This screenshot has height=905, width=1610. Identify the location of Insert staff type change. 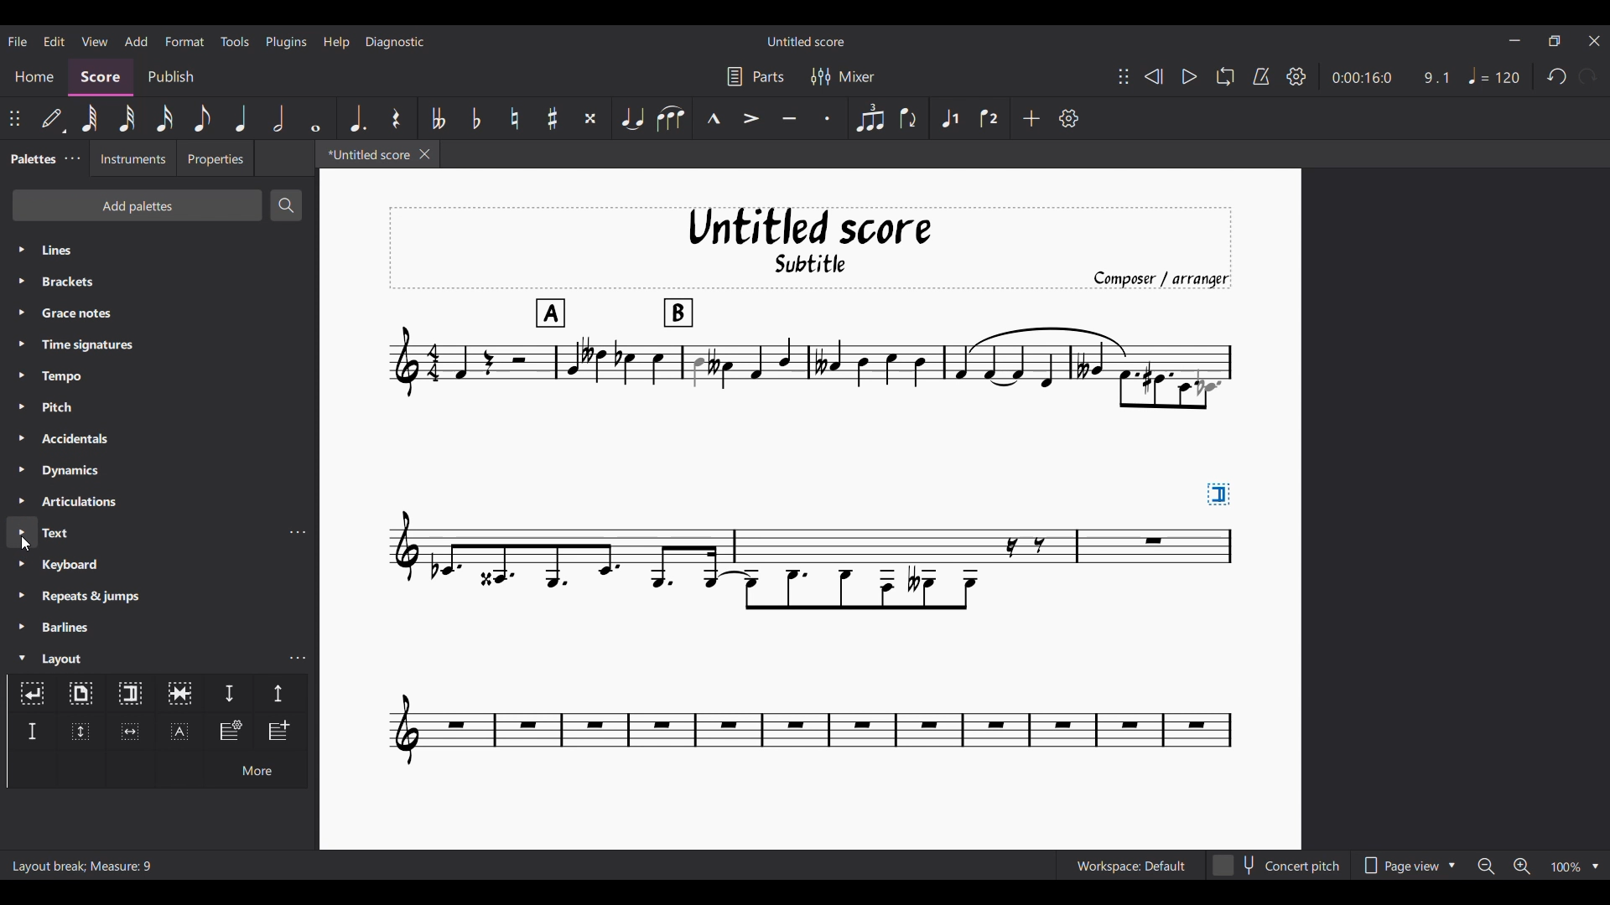
(229, 731).